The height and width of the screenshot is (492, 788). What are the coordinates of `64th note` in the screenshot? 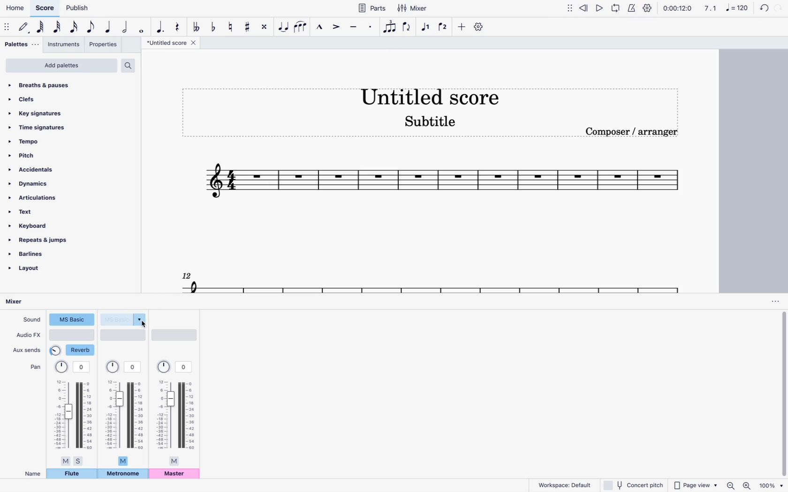 It's located at (40, 28).